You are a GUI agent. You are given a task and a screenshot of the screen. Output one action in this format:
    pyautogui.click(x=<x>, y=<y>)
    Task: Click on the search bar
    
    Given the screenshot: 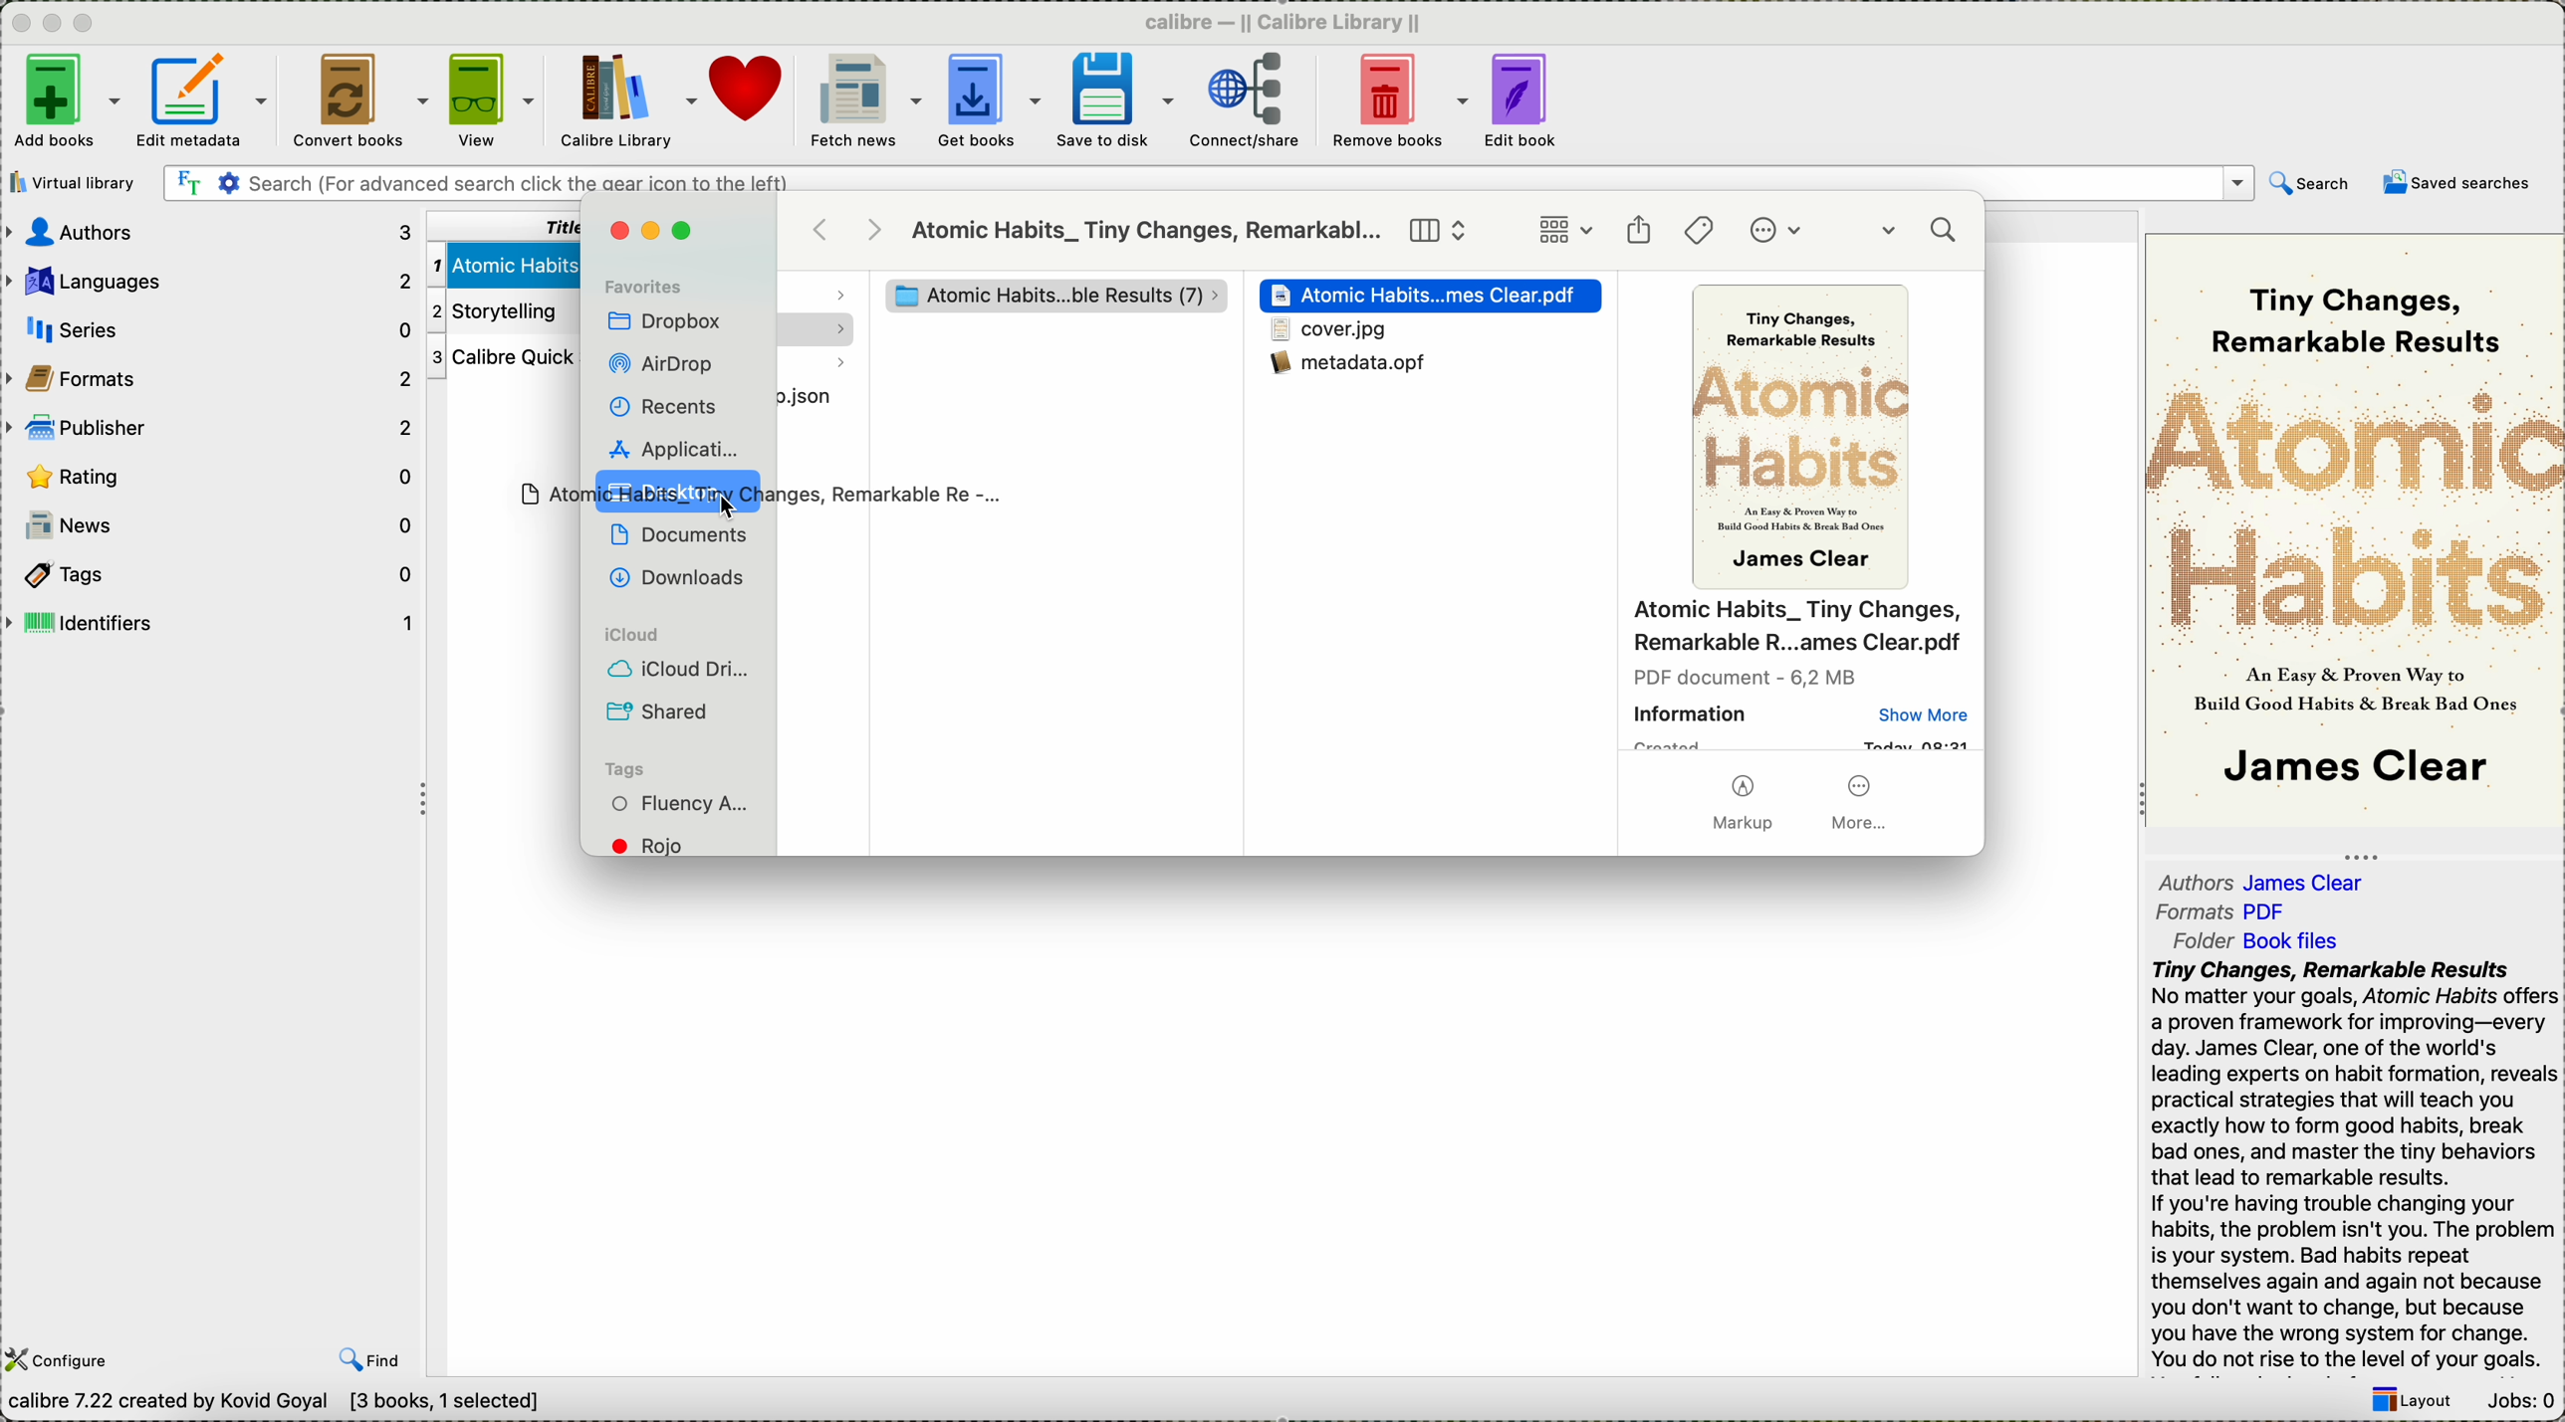 What is the action you would take?
    pyautogui.click(x=1206, y=184)
    